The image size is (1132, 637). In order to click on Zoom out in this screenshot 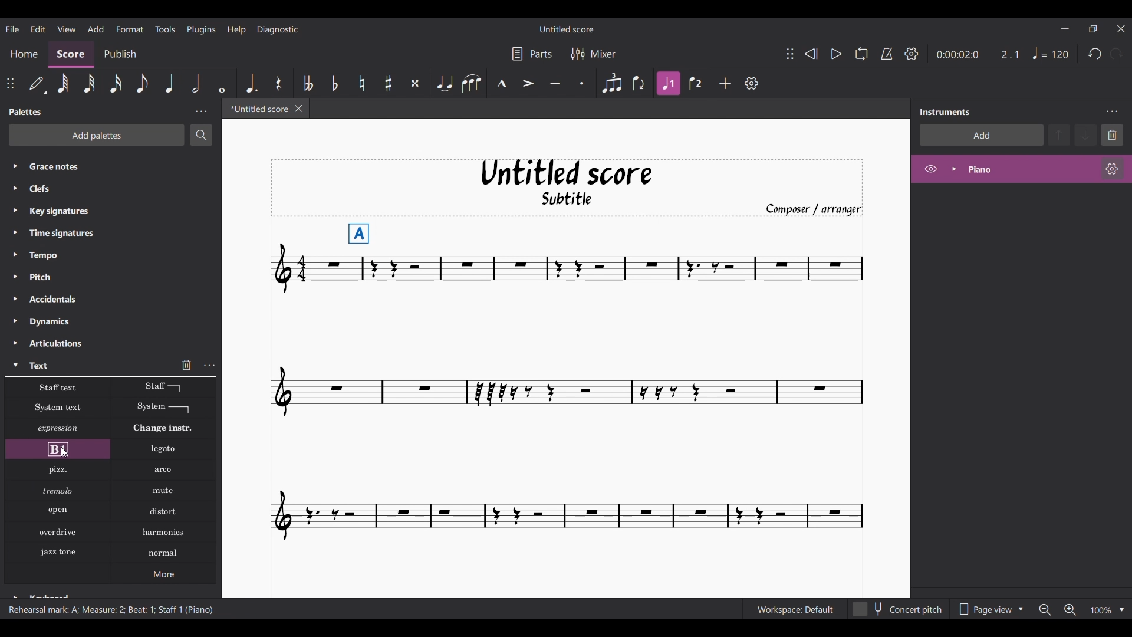, I will do `click(1044, 610)`.